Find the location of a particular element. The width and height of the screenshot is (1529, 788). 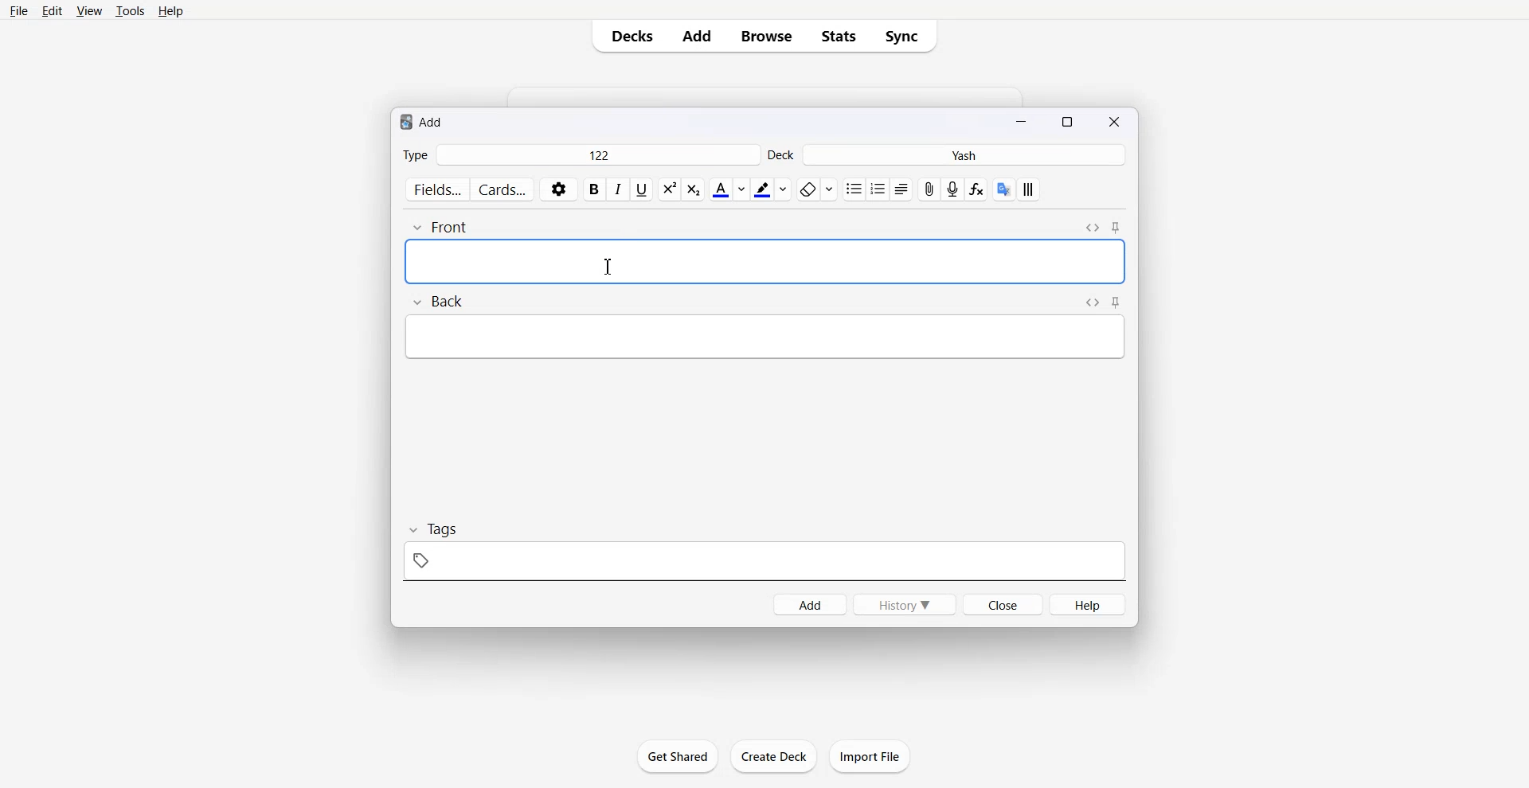

Stats is located at coordinates (838, 36).